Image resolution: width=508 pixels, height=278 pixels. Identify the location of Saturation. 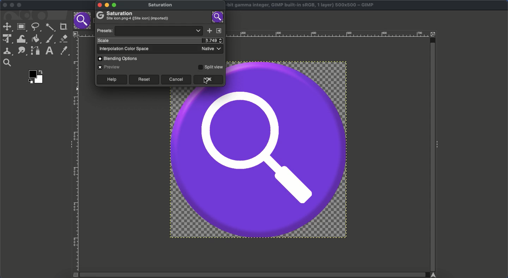
(162, 6).